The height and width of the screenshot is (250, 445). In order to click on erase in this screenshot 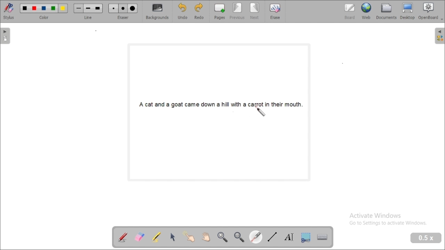, I will do `click(275, 11)`.